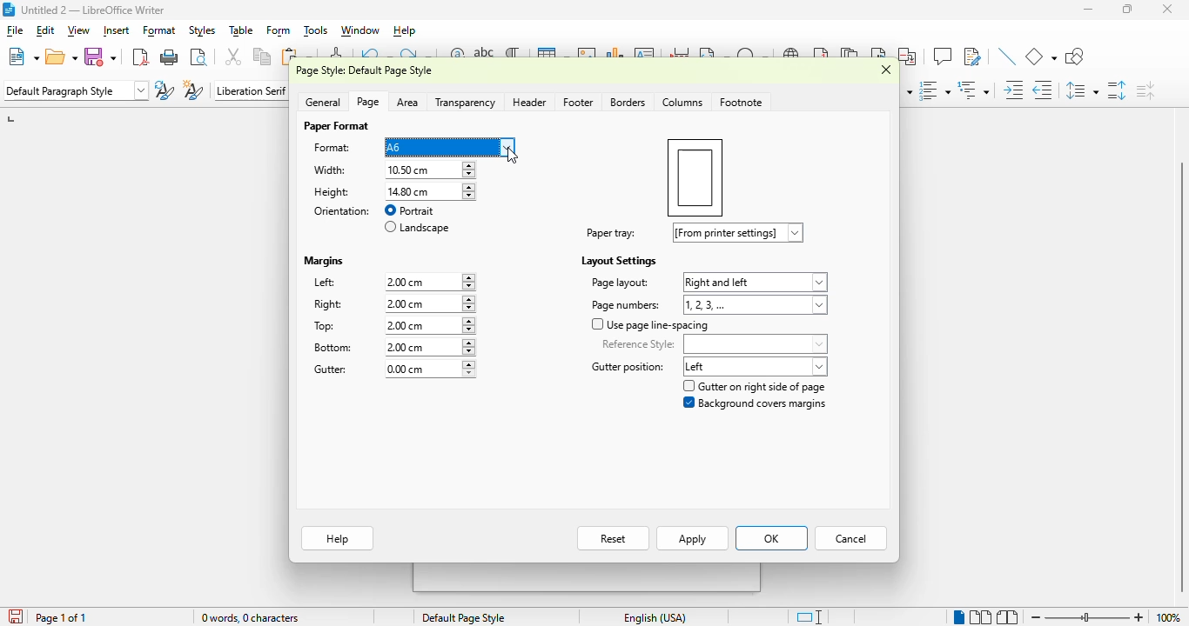  What do you see at coordinates (409, 103) in the screenshot?
I see `area` at bounding box center [409, 103].